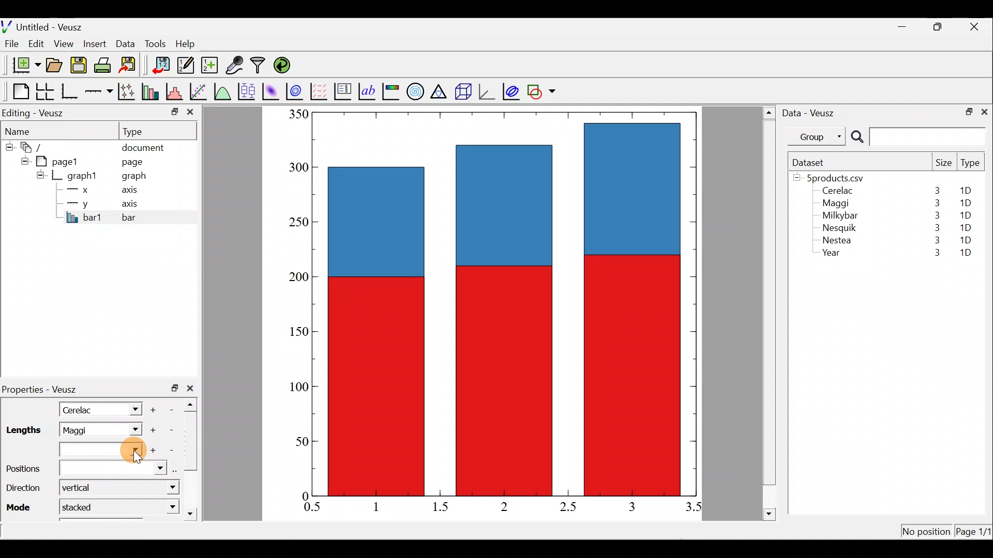 The width and height of the screenshot is (993, 558). What do you see at coordinates (80, 409) in the screenshot?
I see `Cerelac` at bounding box center [80, 409].